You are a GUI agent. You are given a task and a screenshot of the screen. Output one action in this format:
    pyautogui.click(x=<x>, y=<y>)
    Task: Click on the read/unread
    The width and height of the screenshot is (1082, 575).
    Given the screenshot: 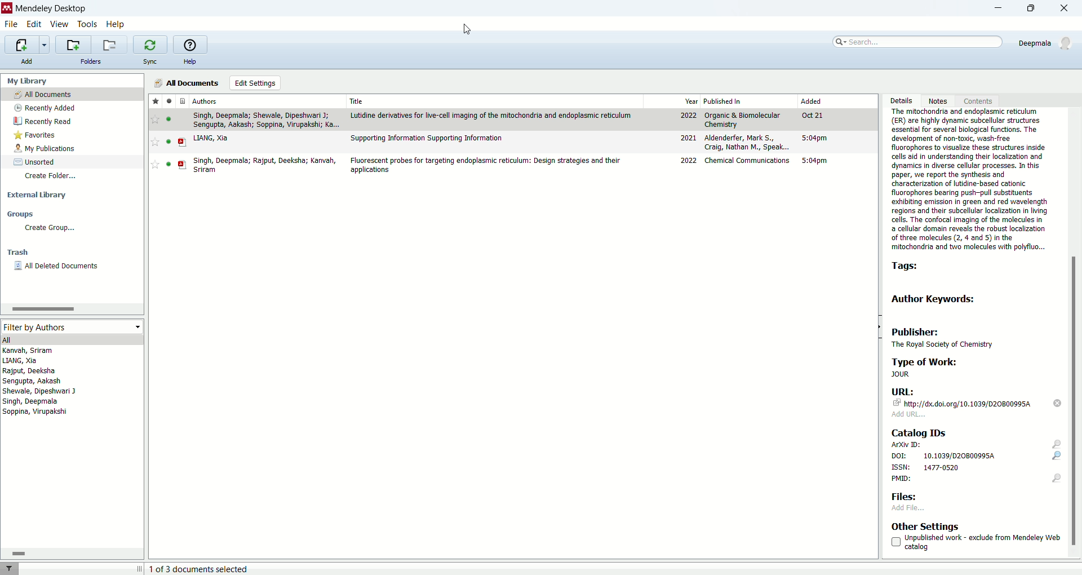 What is the action you would take?
    pyautogui.click(x=168, y=100)
    